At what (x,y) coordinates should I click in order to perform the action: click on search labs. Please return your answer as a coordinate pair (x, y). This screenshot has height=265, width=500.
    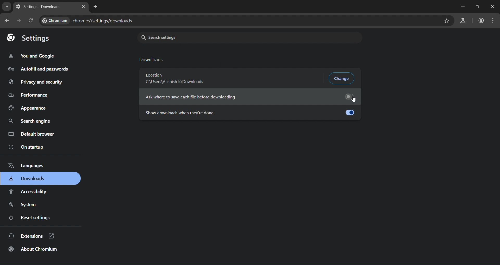
    Looking at the image, I should click on (463, 21).